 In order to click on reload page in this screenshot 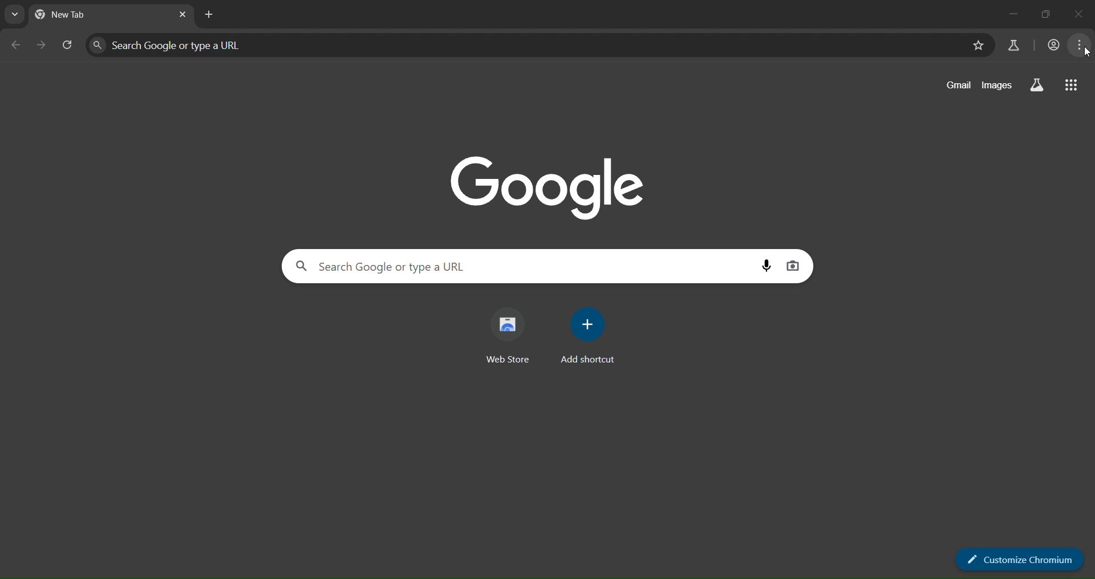, I will do `click(69, 46)`.